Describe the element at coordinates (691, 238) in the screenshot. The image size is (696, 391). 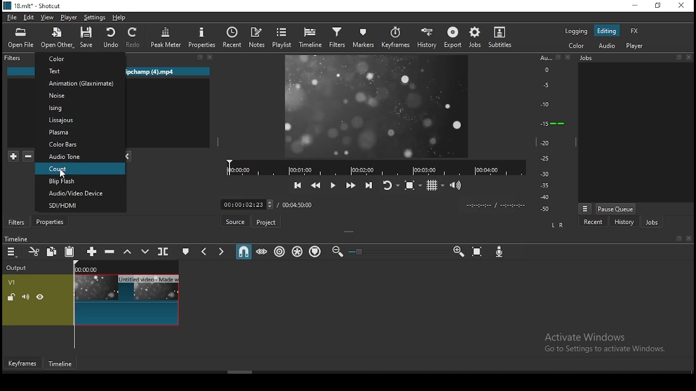
I see `Close` at that location.